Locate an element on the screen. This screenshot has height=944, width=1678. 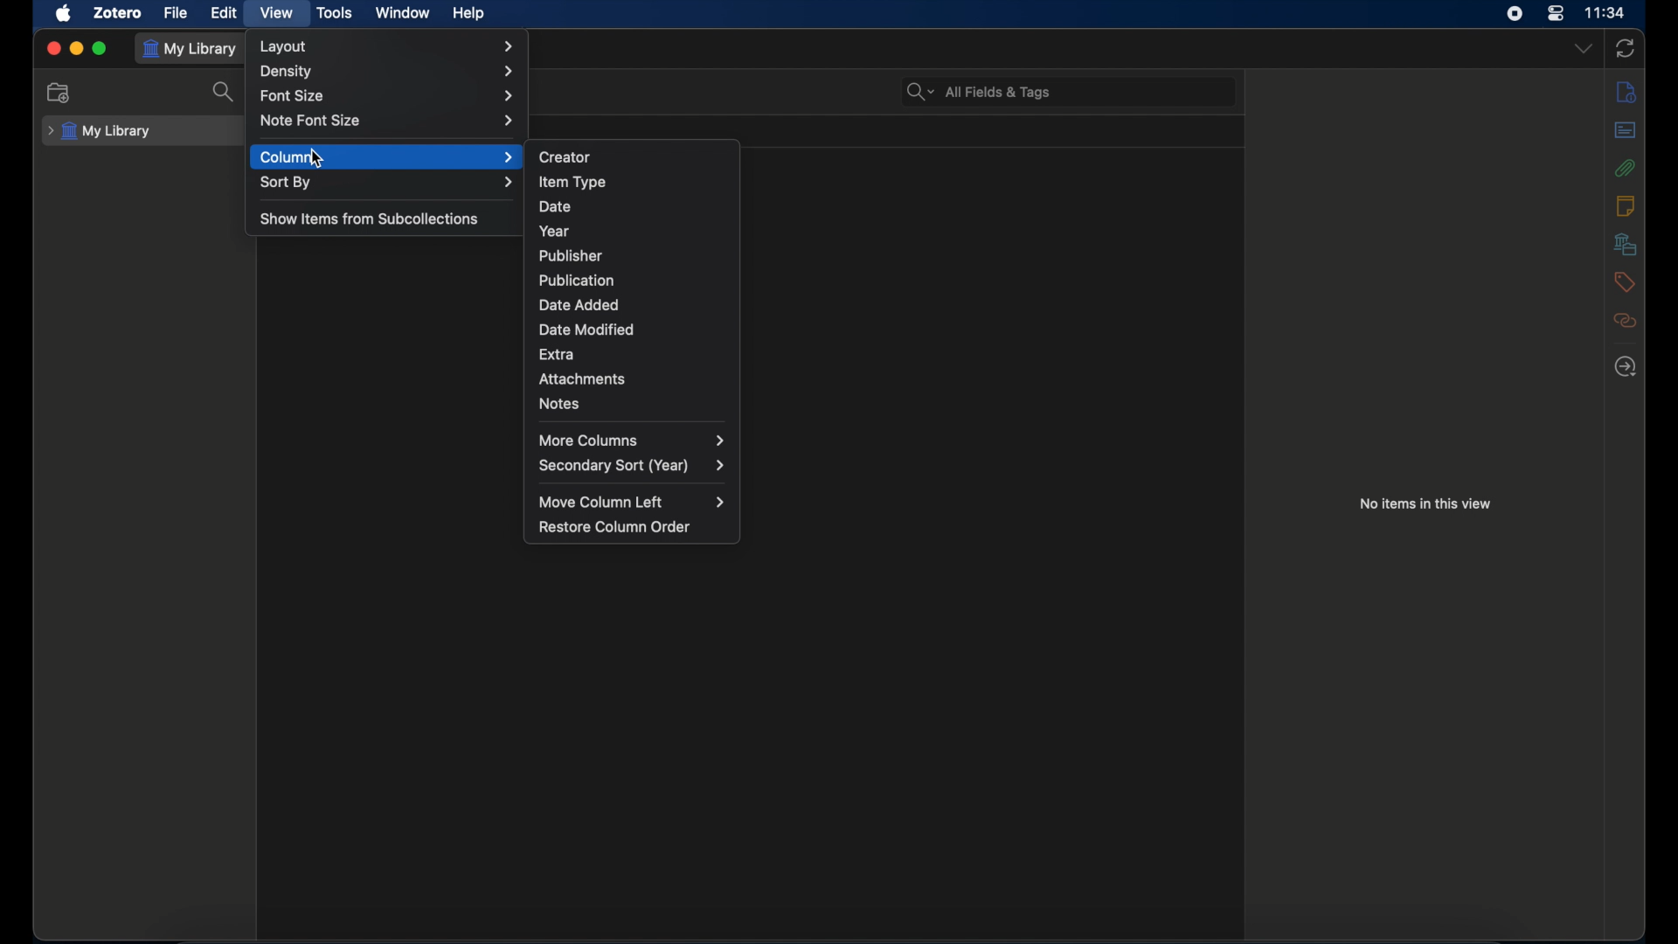
control center is located at coordinates (1556, 14).